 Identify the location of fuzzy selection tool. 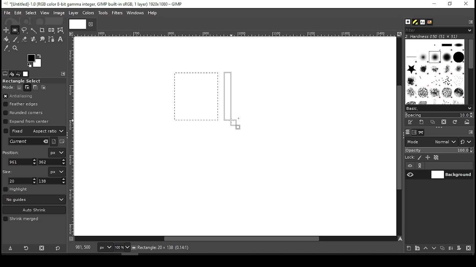
(34, 30).